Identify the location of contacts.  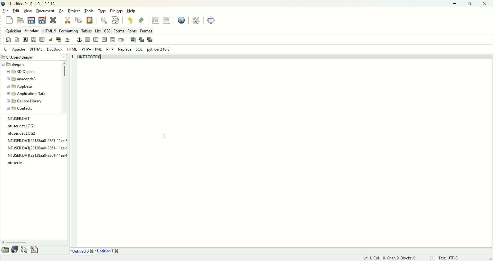
(18, 109).